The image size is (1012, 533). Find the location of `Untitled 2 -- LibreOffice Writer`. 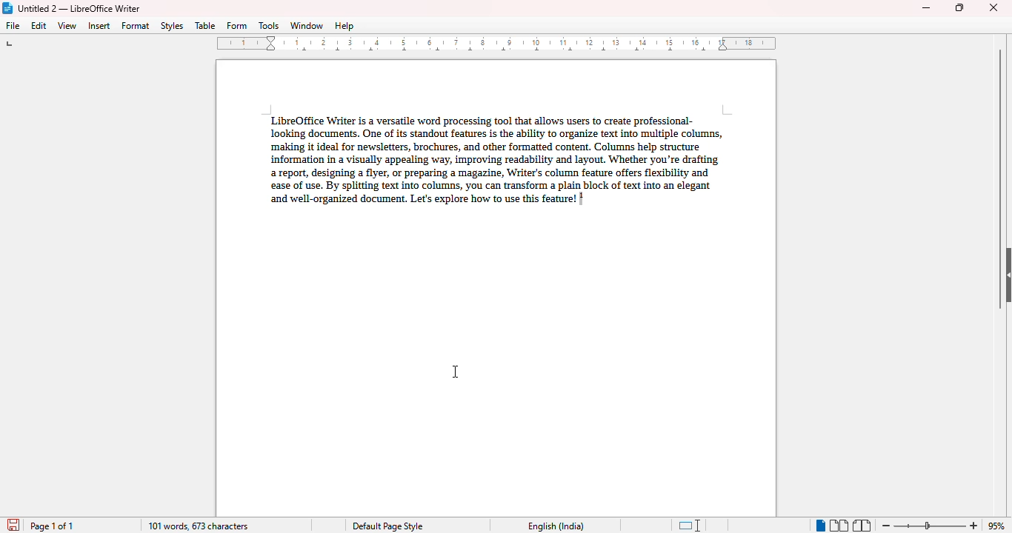

Untitled 2 -- LibreOffice Writer is located at coordinates (81, 8).